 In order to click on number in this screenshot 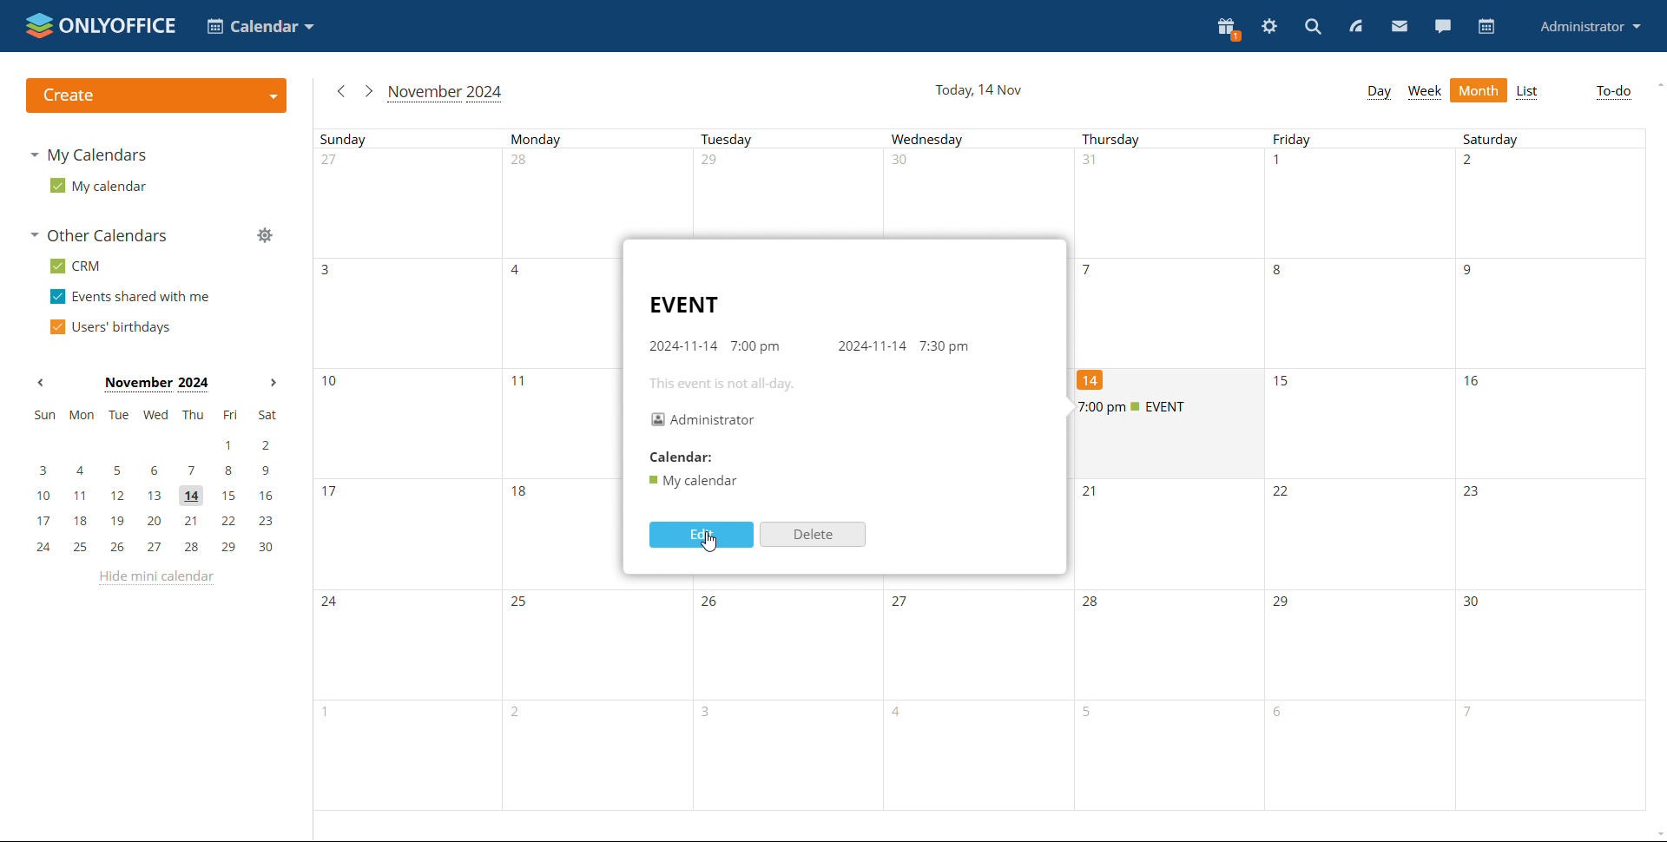, I will do `click(1095, 605)`.